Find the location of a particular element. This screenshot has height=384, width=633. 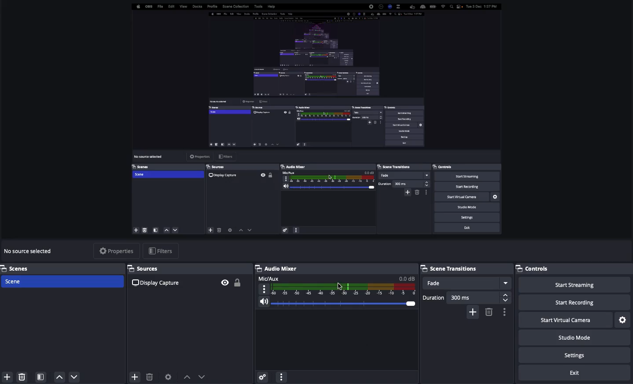

Duration is located at coordinates (466, 297).